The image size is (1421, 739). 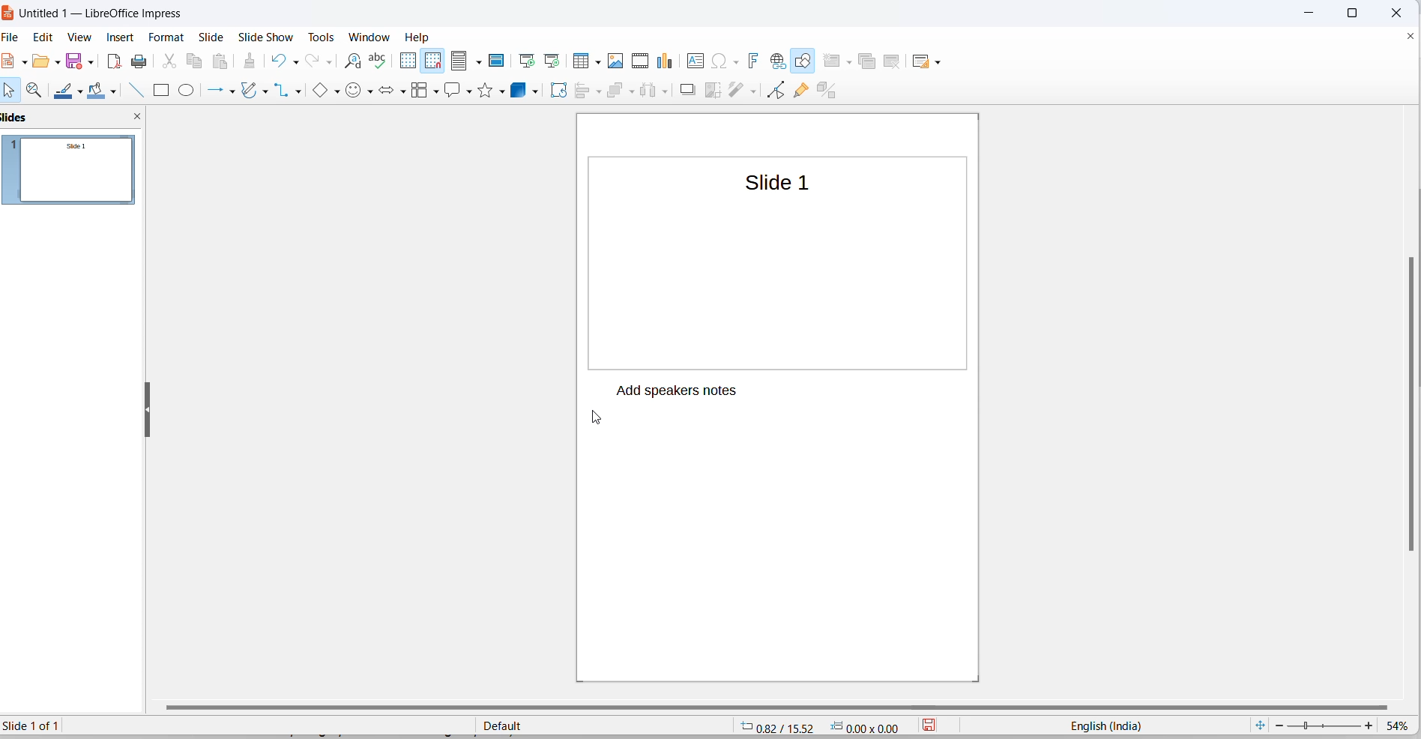 I want to click on redo options, so click(x=329, y=61).